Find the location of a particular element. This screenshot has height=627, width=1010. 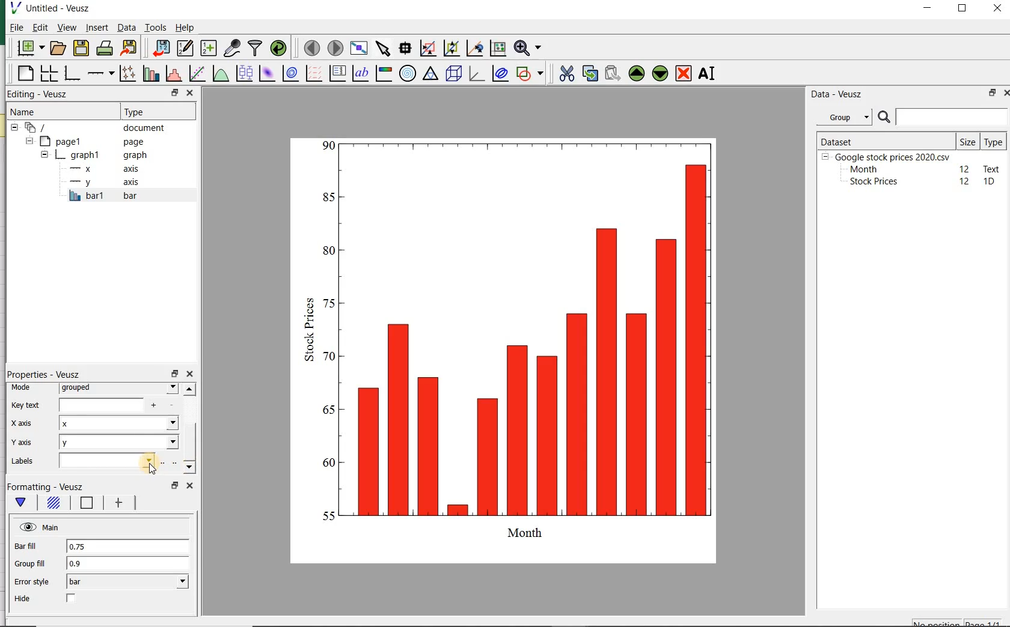

Data is located at coordinates (126, 29).